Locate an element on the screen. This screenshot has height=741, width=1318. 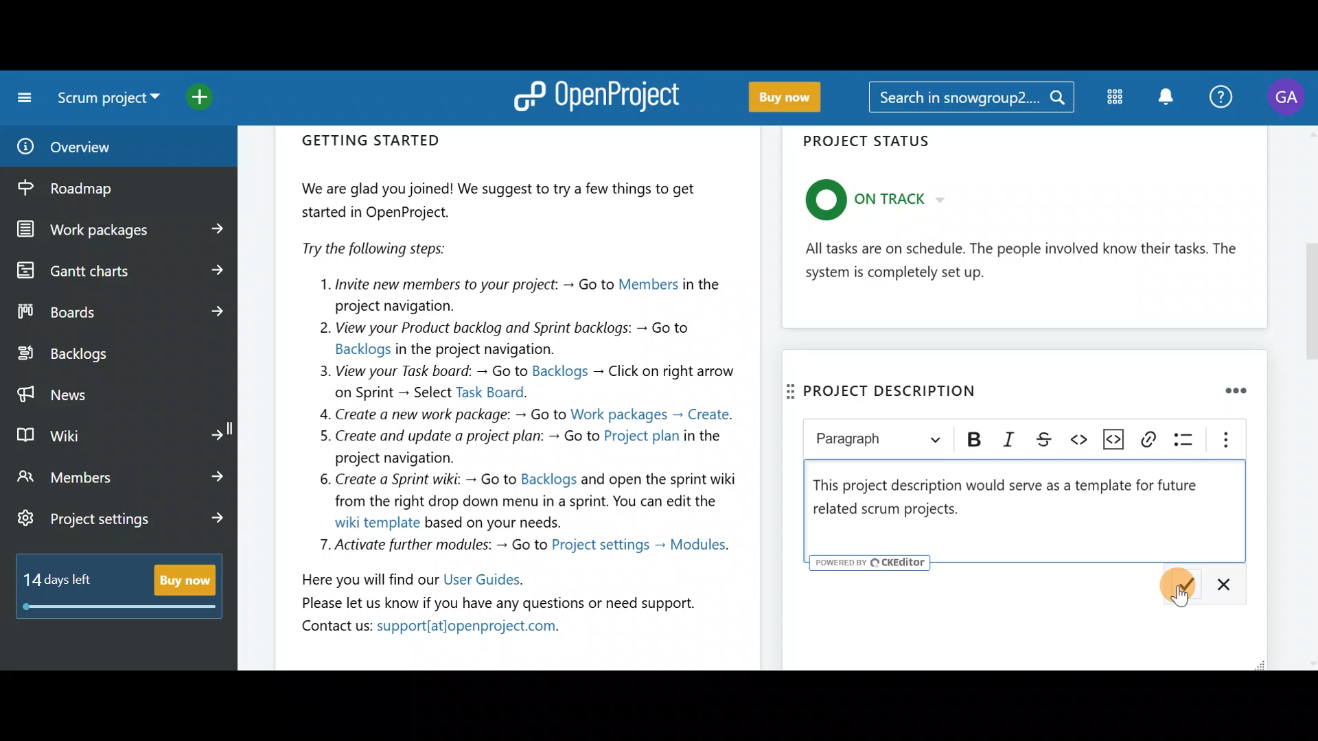
Boards is located at coordinates (119, 311).